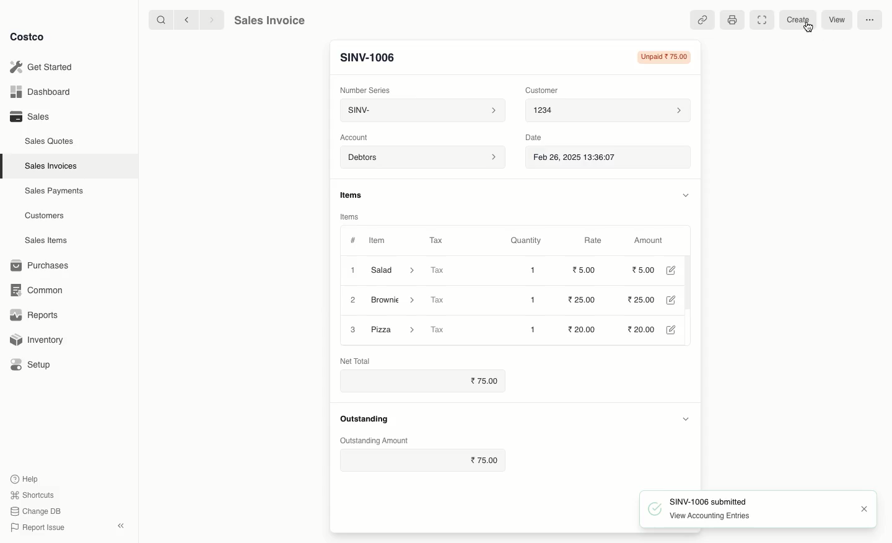  What do you see at coordinates (185, 20) in the screenshot?
I see `Back` at bounding box center [185, 20].